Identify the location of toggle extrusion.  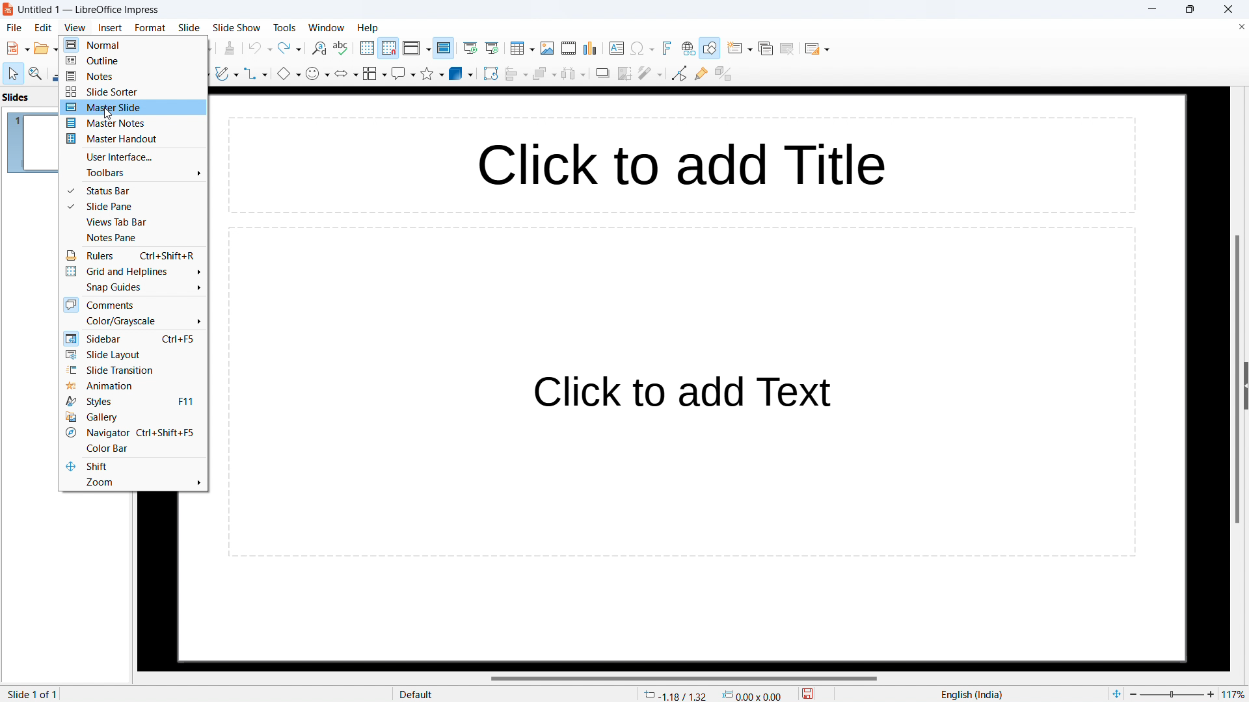
(723, 74).